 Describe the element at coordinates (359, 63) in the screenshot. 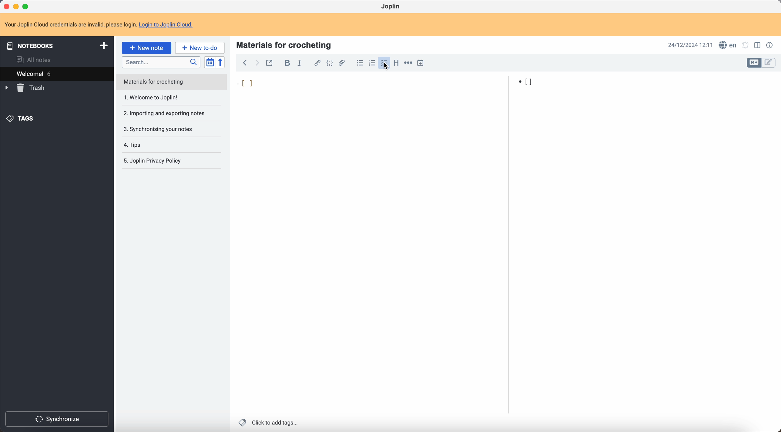

I see `bulleted list` at that location.